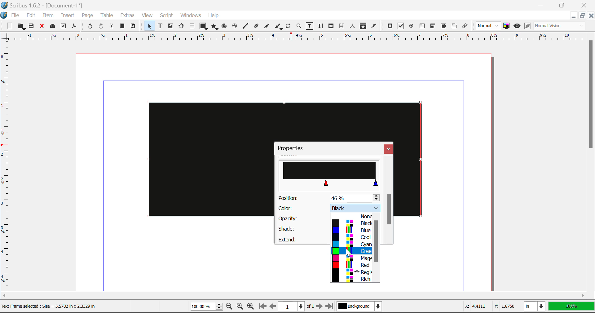 This screenshot has width=595, height=313. I want to click on Spirals, so click(234, 27).